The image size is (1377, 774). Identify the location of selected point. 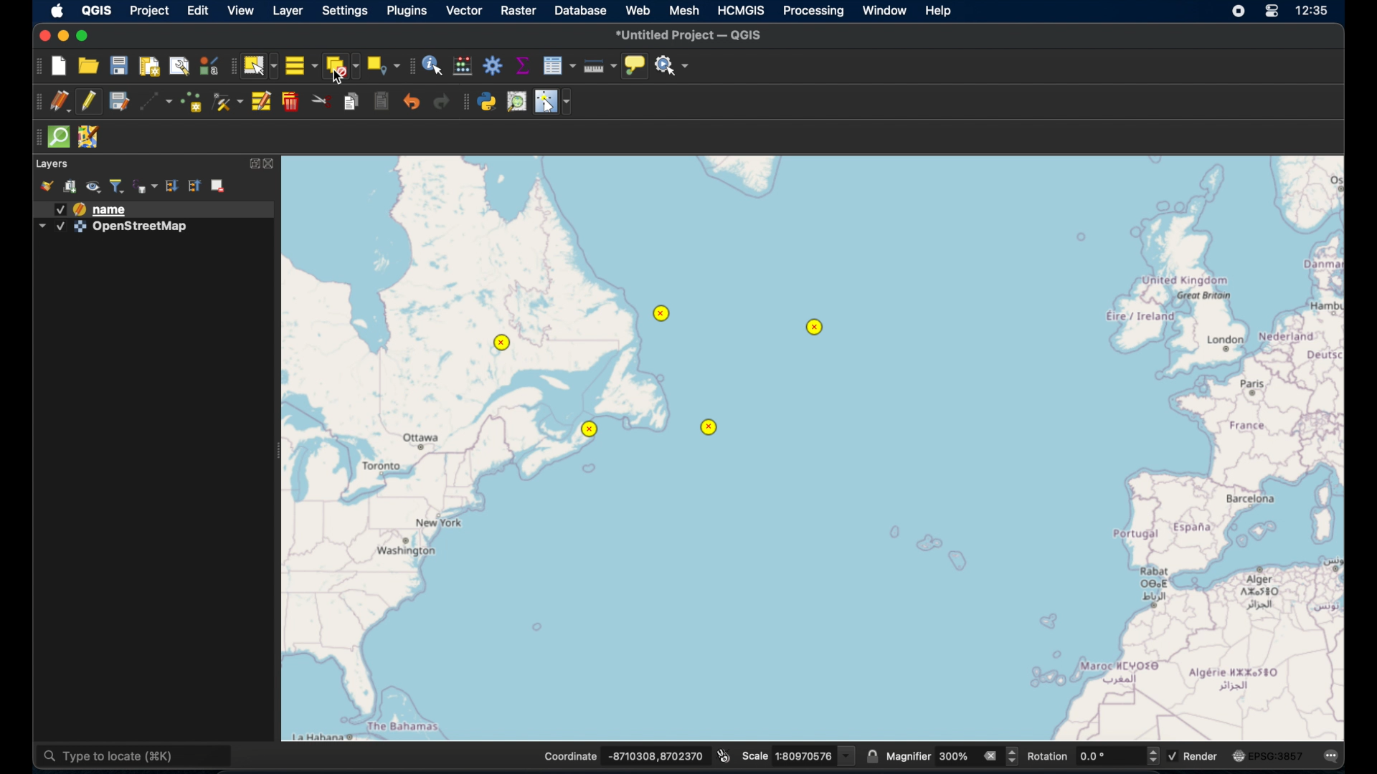
(710, 429).